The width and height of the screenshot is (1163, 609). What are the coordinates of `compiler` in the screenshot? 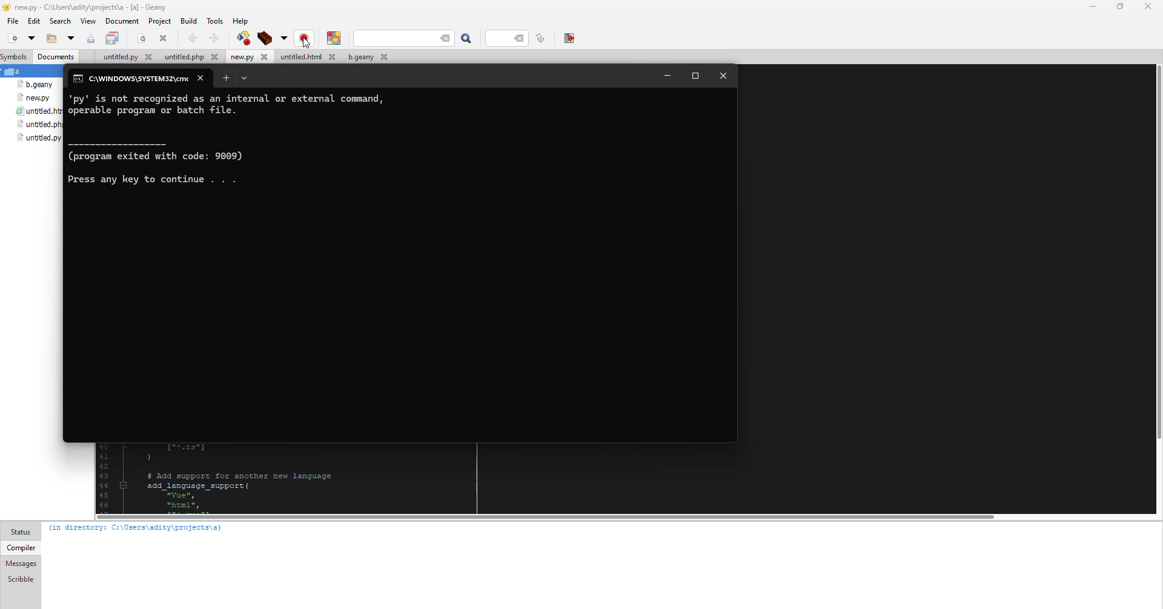 It's located at (21, 548).